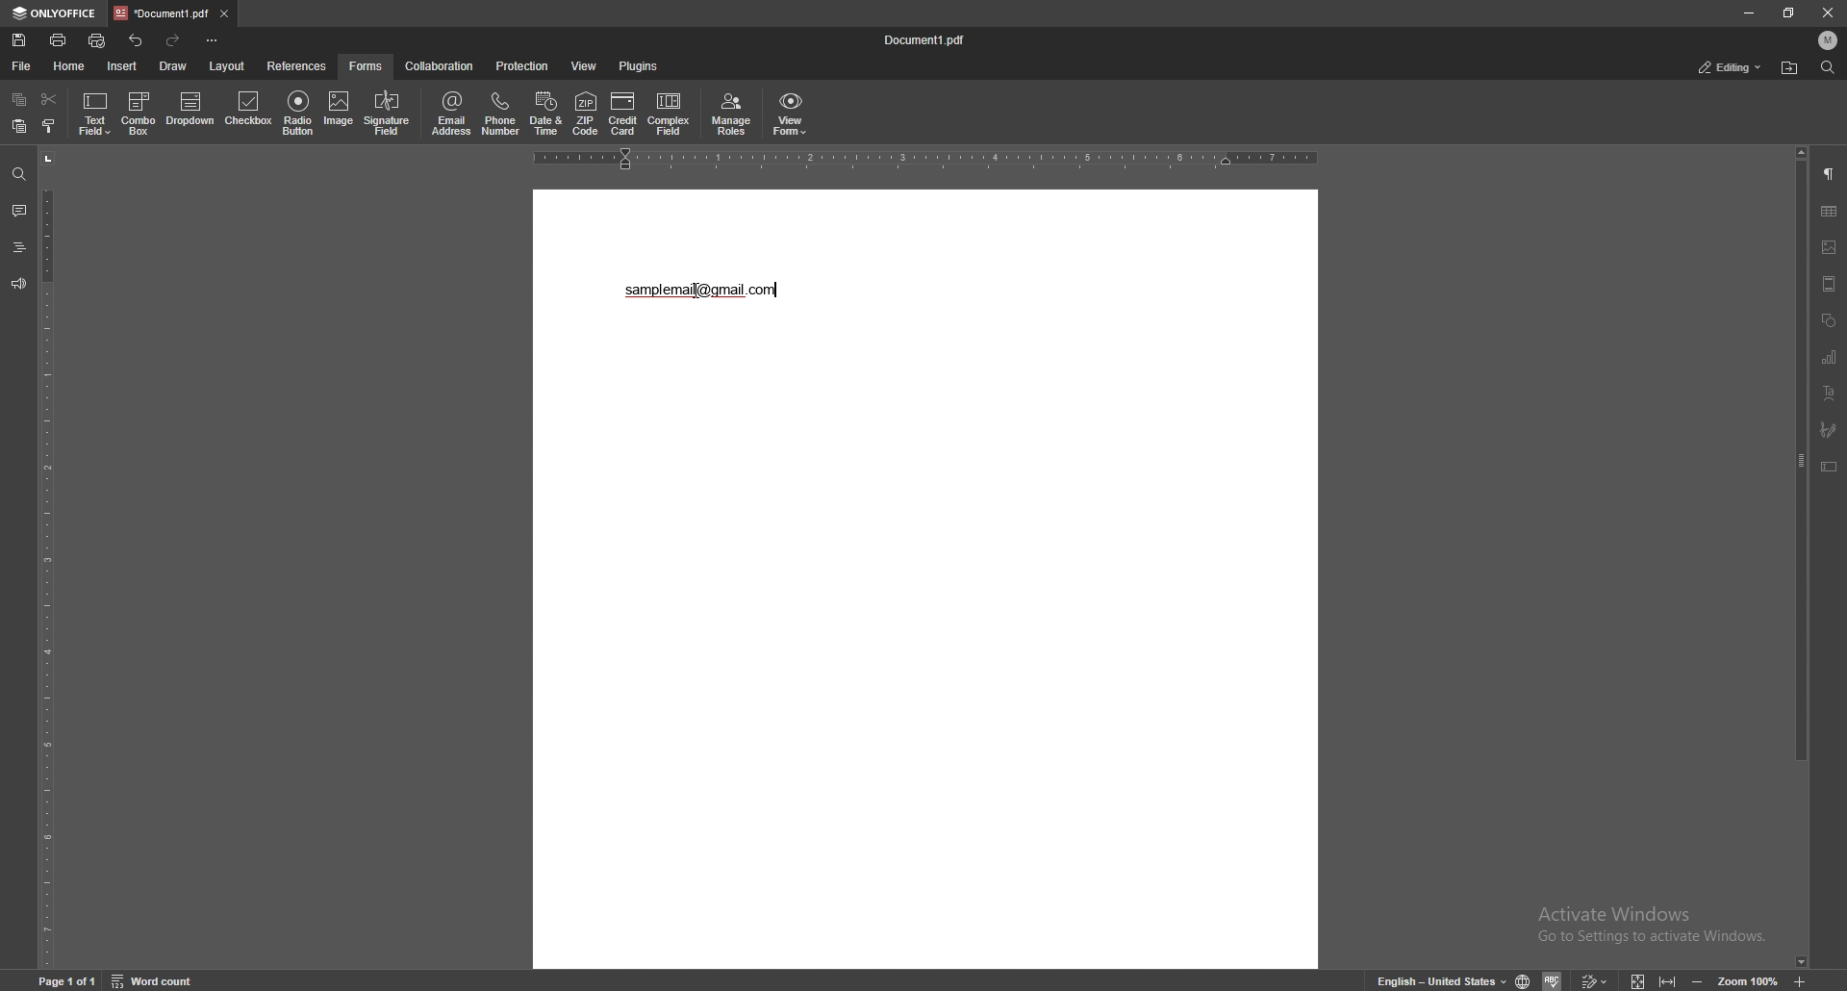  I want to click on phone number, so click(501, 114).